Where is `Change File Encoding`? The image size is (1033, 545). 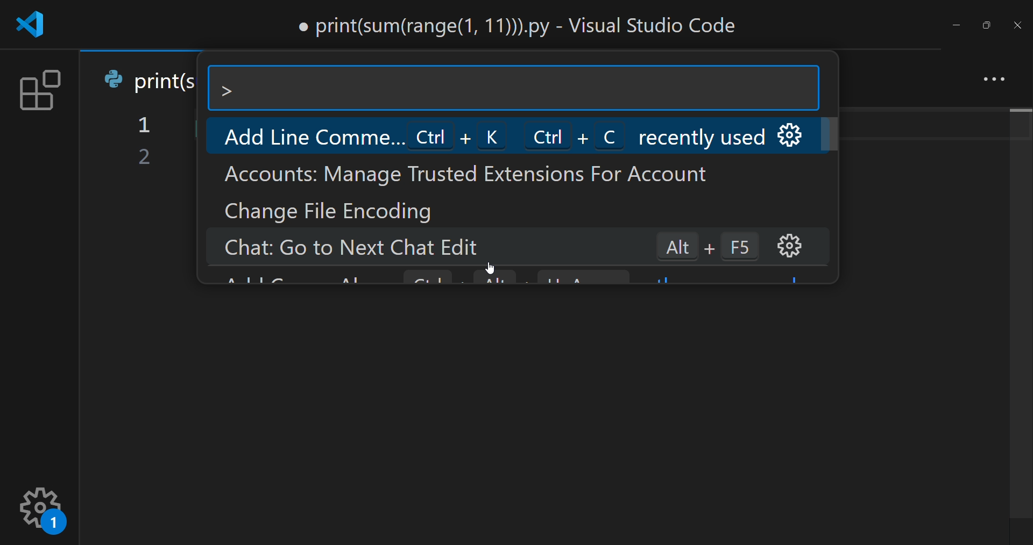
Change File Encoding is located at coordinates (334, 211).